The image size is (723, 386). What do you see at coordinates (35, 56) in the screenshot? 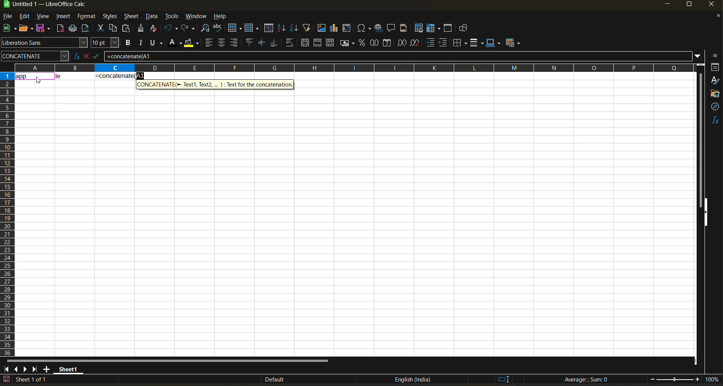
I see `cell address` at bounding box center [35, 56].